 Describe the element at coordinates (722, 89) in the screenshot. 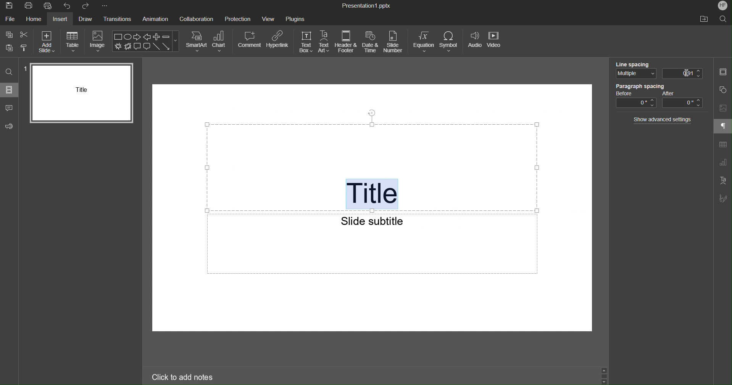

I see `Shape Settings` at that location.